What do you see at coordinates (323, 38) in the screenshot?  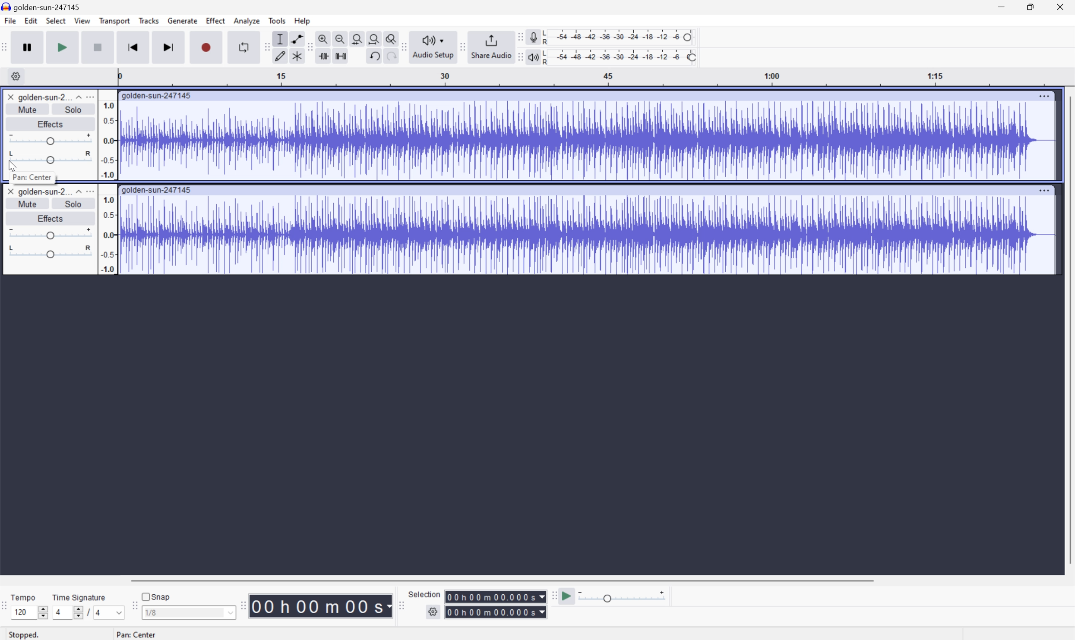 I see `Zoom in` at bounding box center [323, 38].